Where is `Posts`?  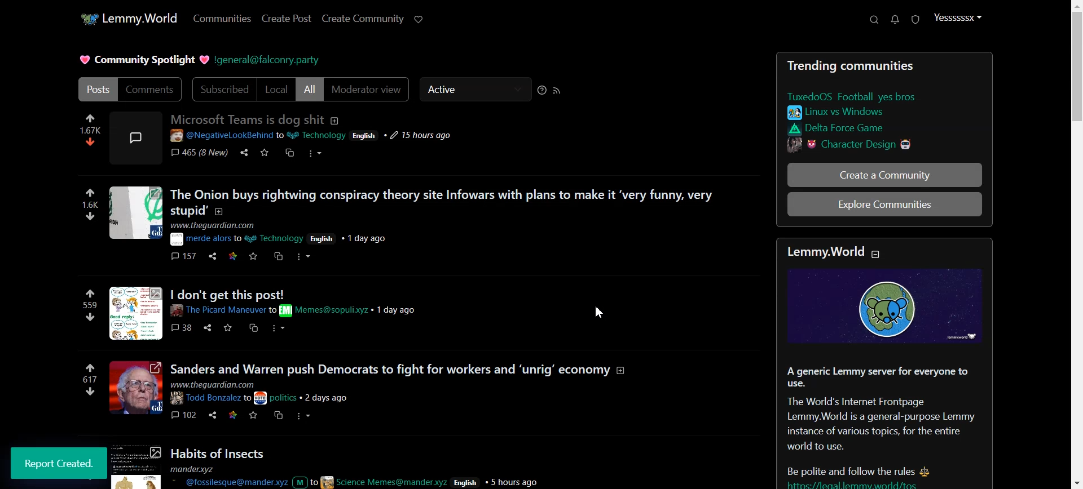 Posts is located at coordinates (97, 89).